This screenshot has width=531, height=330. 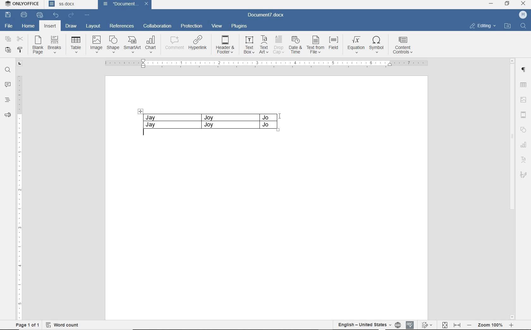 What do you see at coordinates (157, 27) in the screenshot?
I see `COLLABORATION` at bounding box center [157, 27].